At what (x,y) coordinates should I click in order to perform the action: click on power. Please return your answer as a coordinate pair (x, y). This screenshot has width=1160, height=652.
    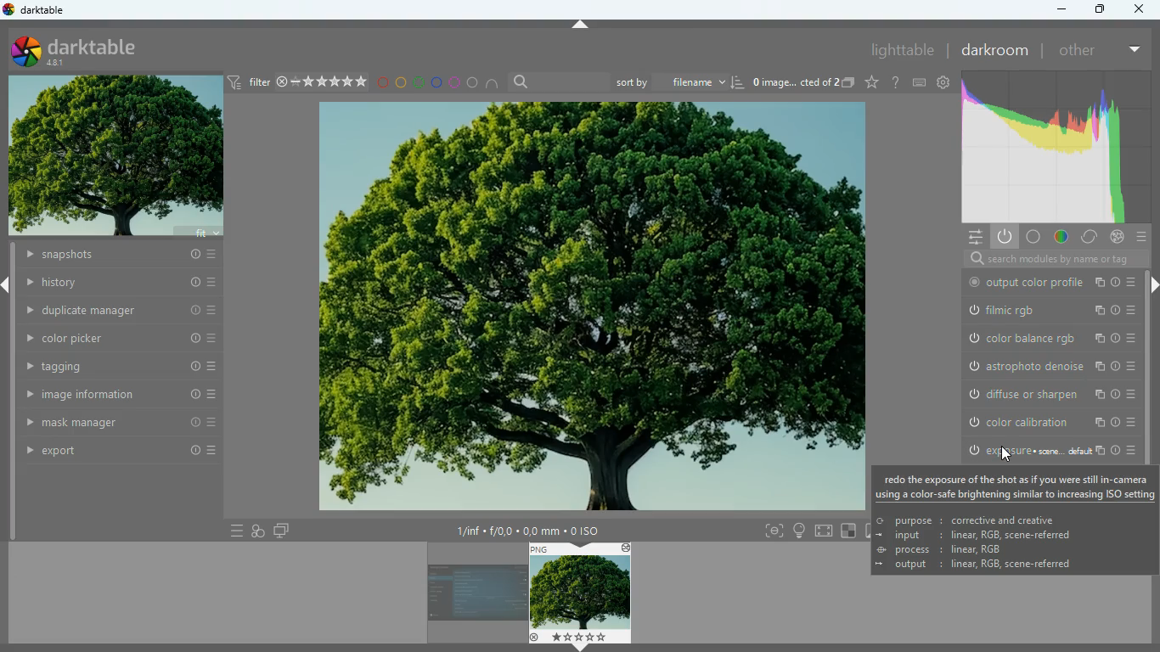
    Looking at the image, I should click on (1005, 236).